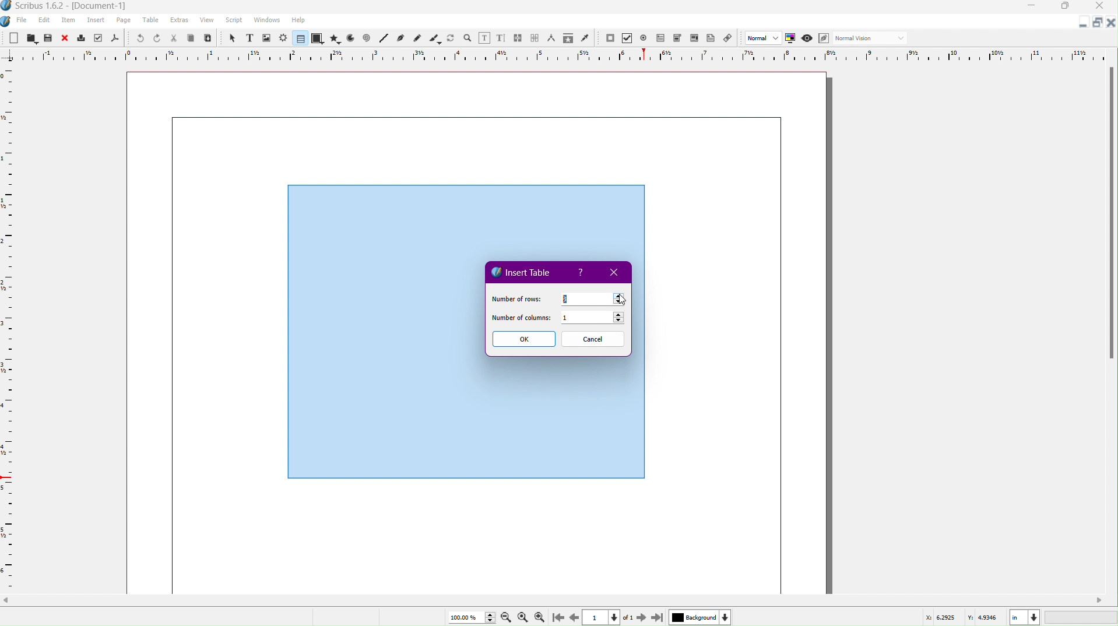 This screenshot has width=1118, height=626. I want to click on Edit in Preview Mode, so click(825, 38).